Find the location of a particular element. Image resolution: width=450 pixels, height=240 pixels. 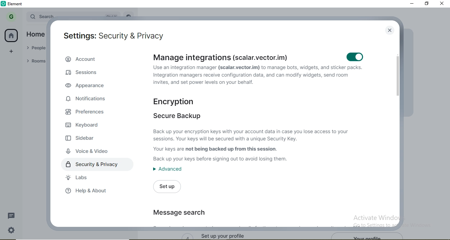

scroll bar is located at coordinates (397, 137).